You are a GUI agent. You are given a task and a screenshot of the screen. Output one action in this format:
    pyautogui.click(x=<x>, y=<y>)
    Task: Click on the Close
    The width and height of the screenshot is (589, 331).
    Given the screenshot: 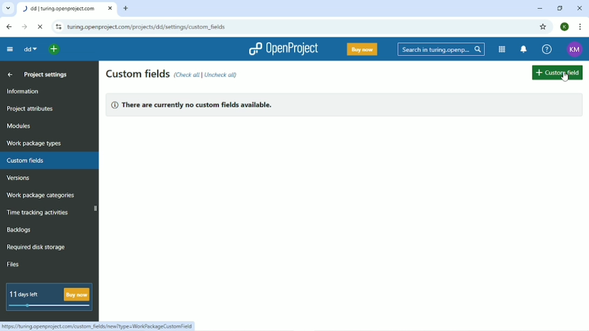 What is the action you would take?
    pyautogui.click(x=580, y=8)
    